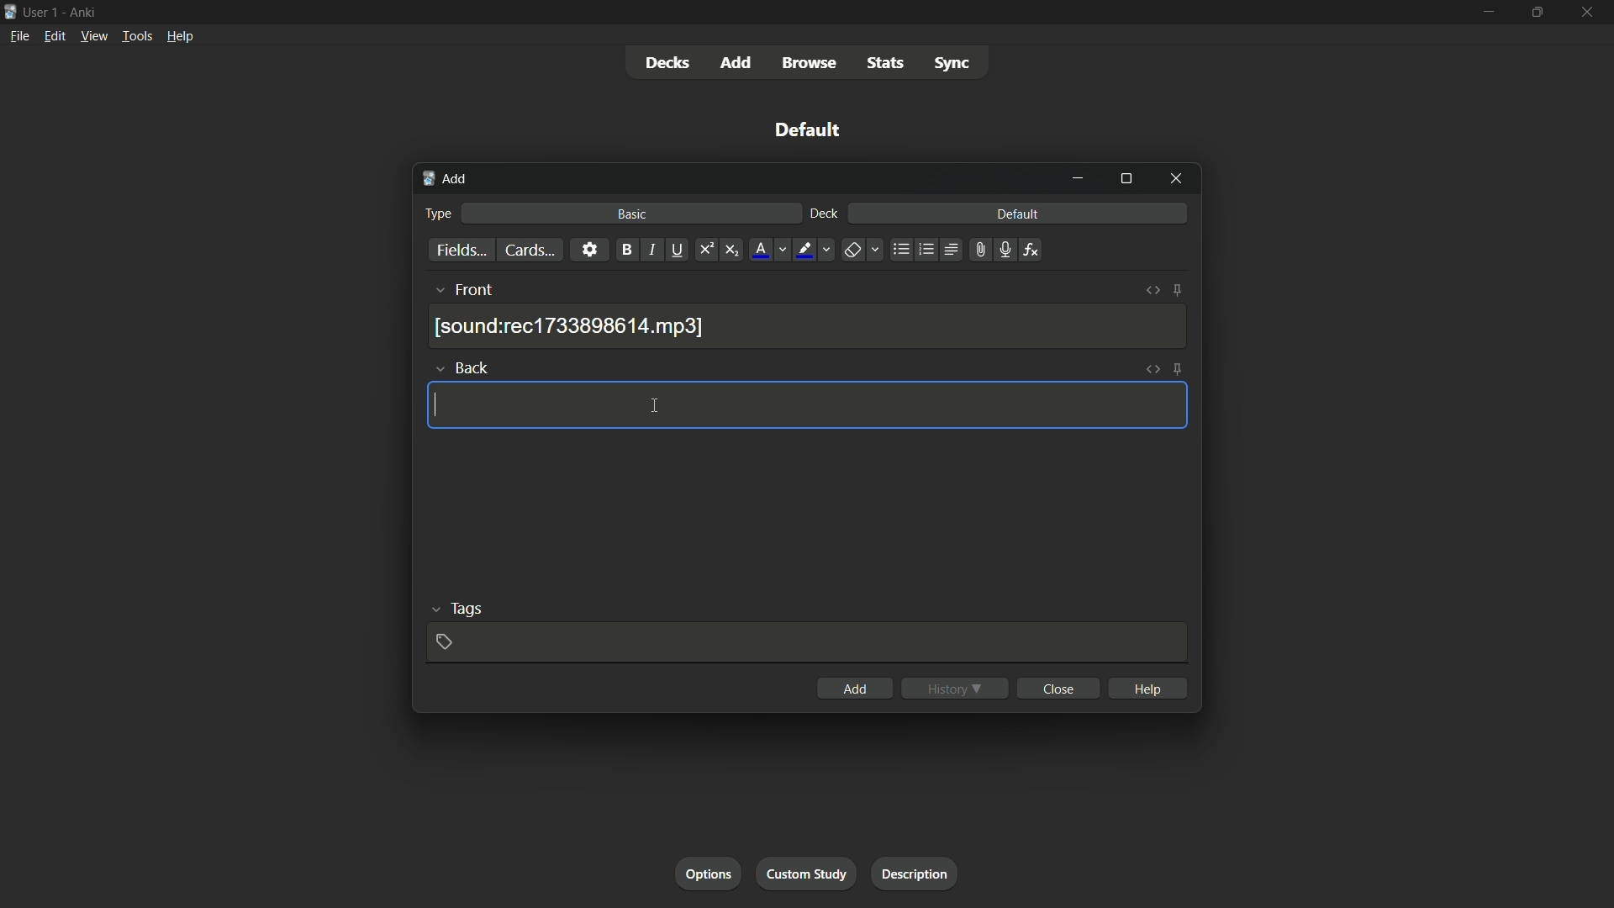 Image resolution: width=1614 pixels, height=908 pixels. I want to click on basic, so click(632, 214).